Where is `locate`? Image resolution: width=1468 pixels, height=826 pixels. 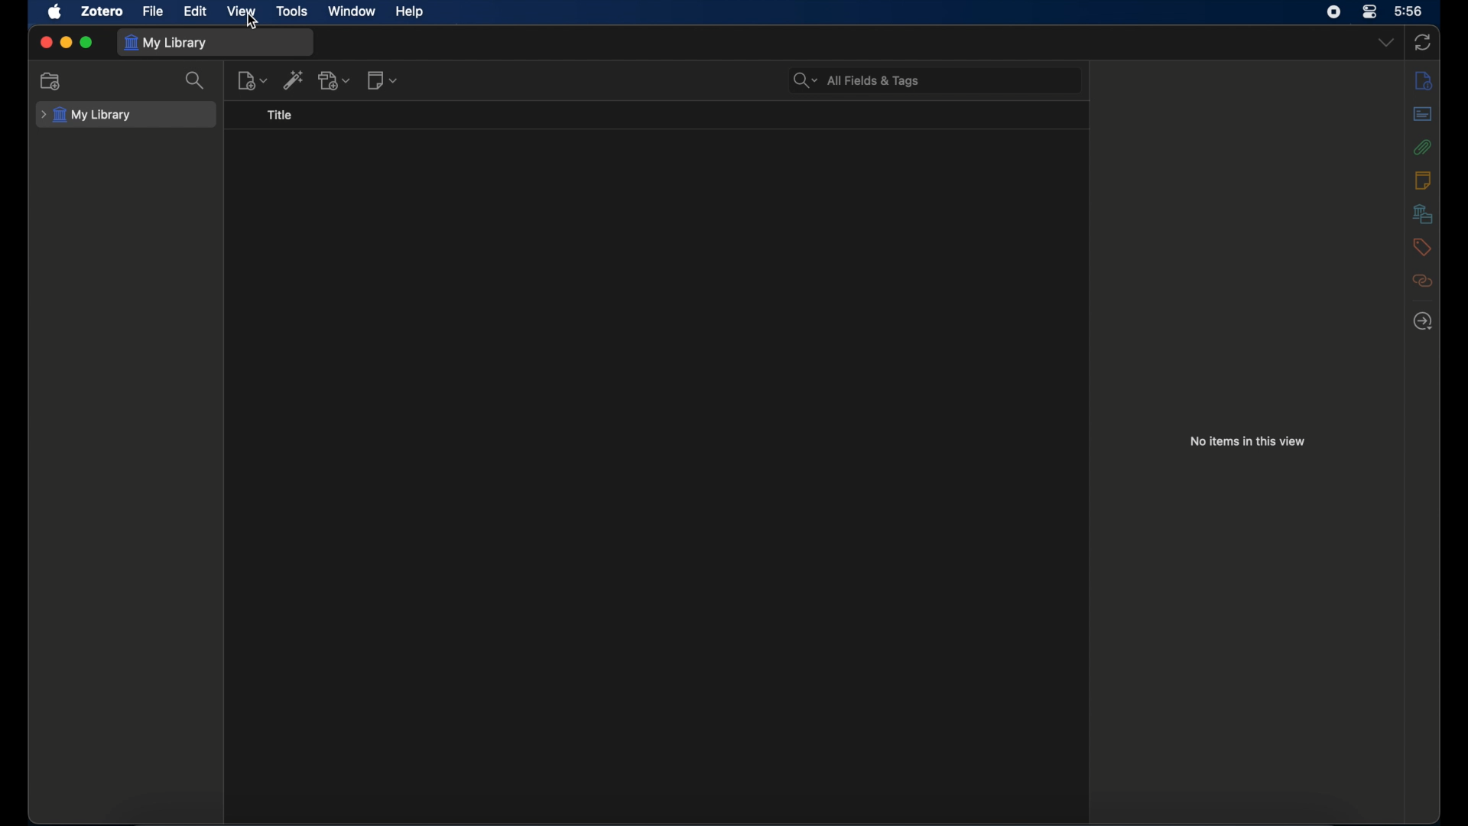
locate is located at coordinates (1424, 320).